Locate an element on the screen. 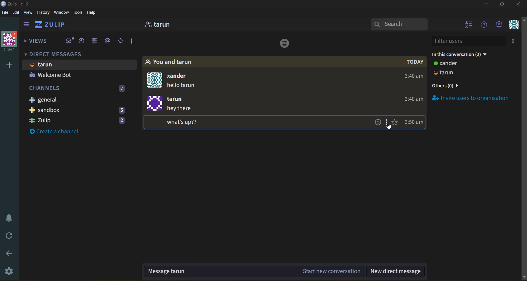 The width and height of the screenshot is (527, 281). recent conversations is located at coordinates (82, 42).